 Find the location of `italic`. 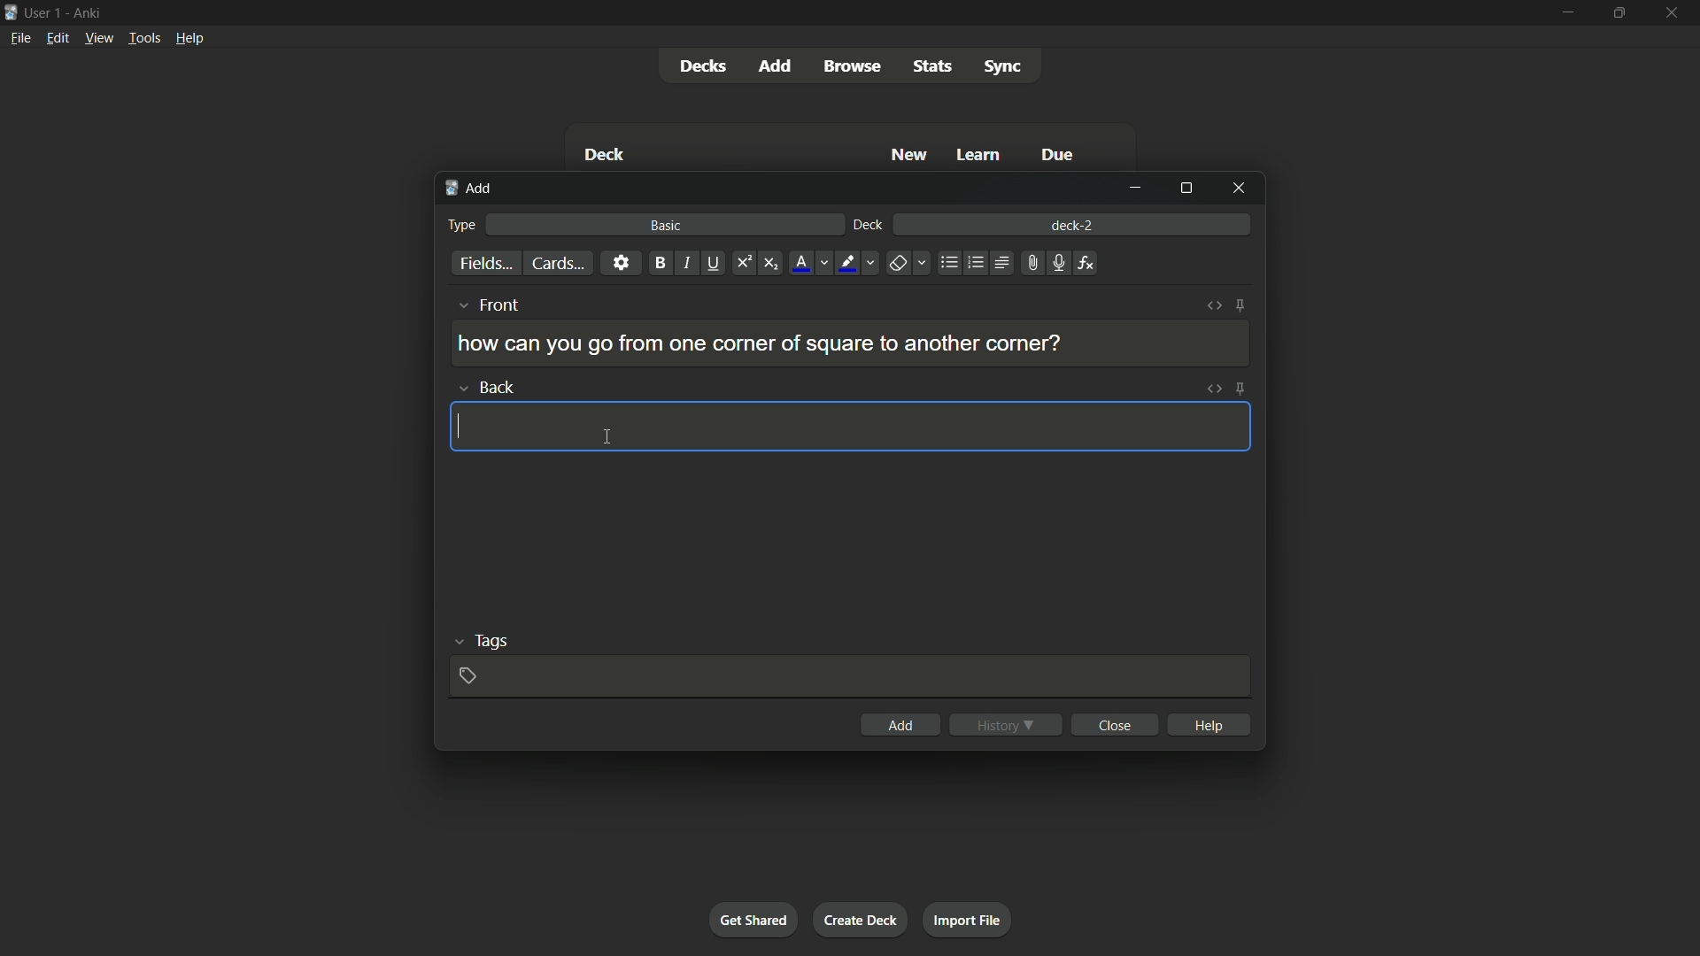

italic is located at coordinates (685, 264).